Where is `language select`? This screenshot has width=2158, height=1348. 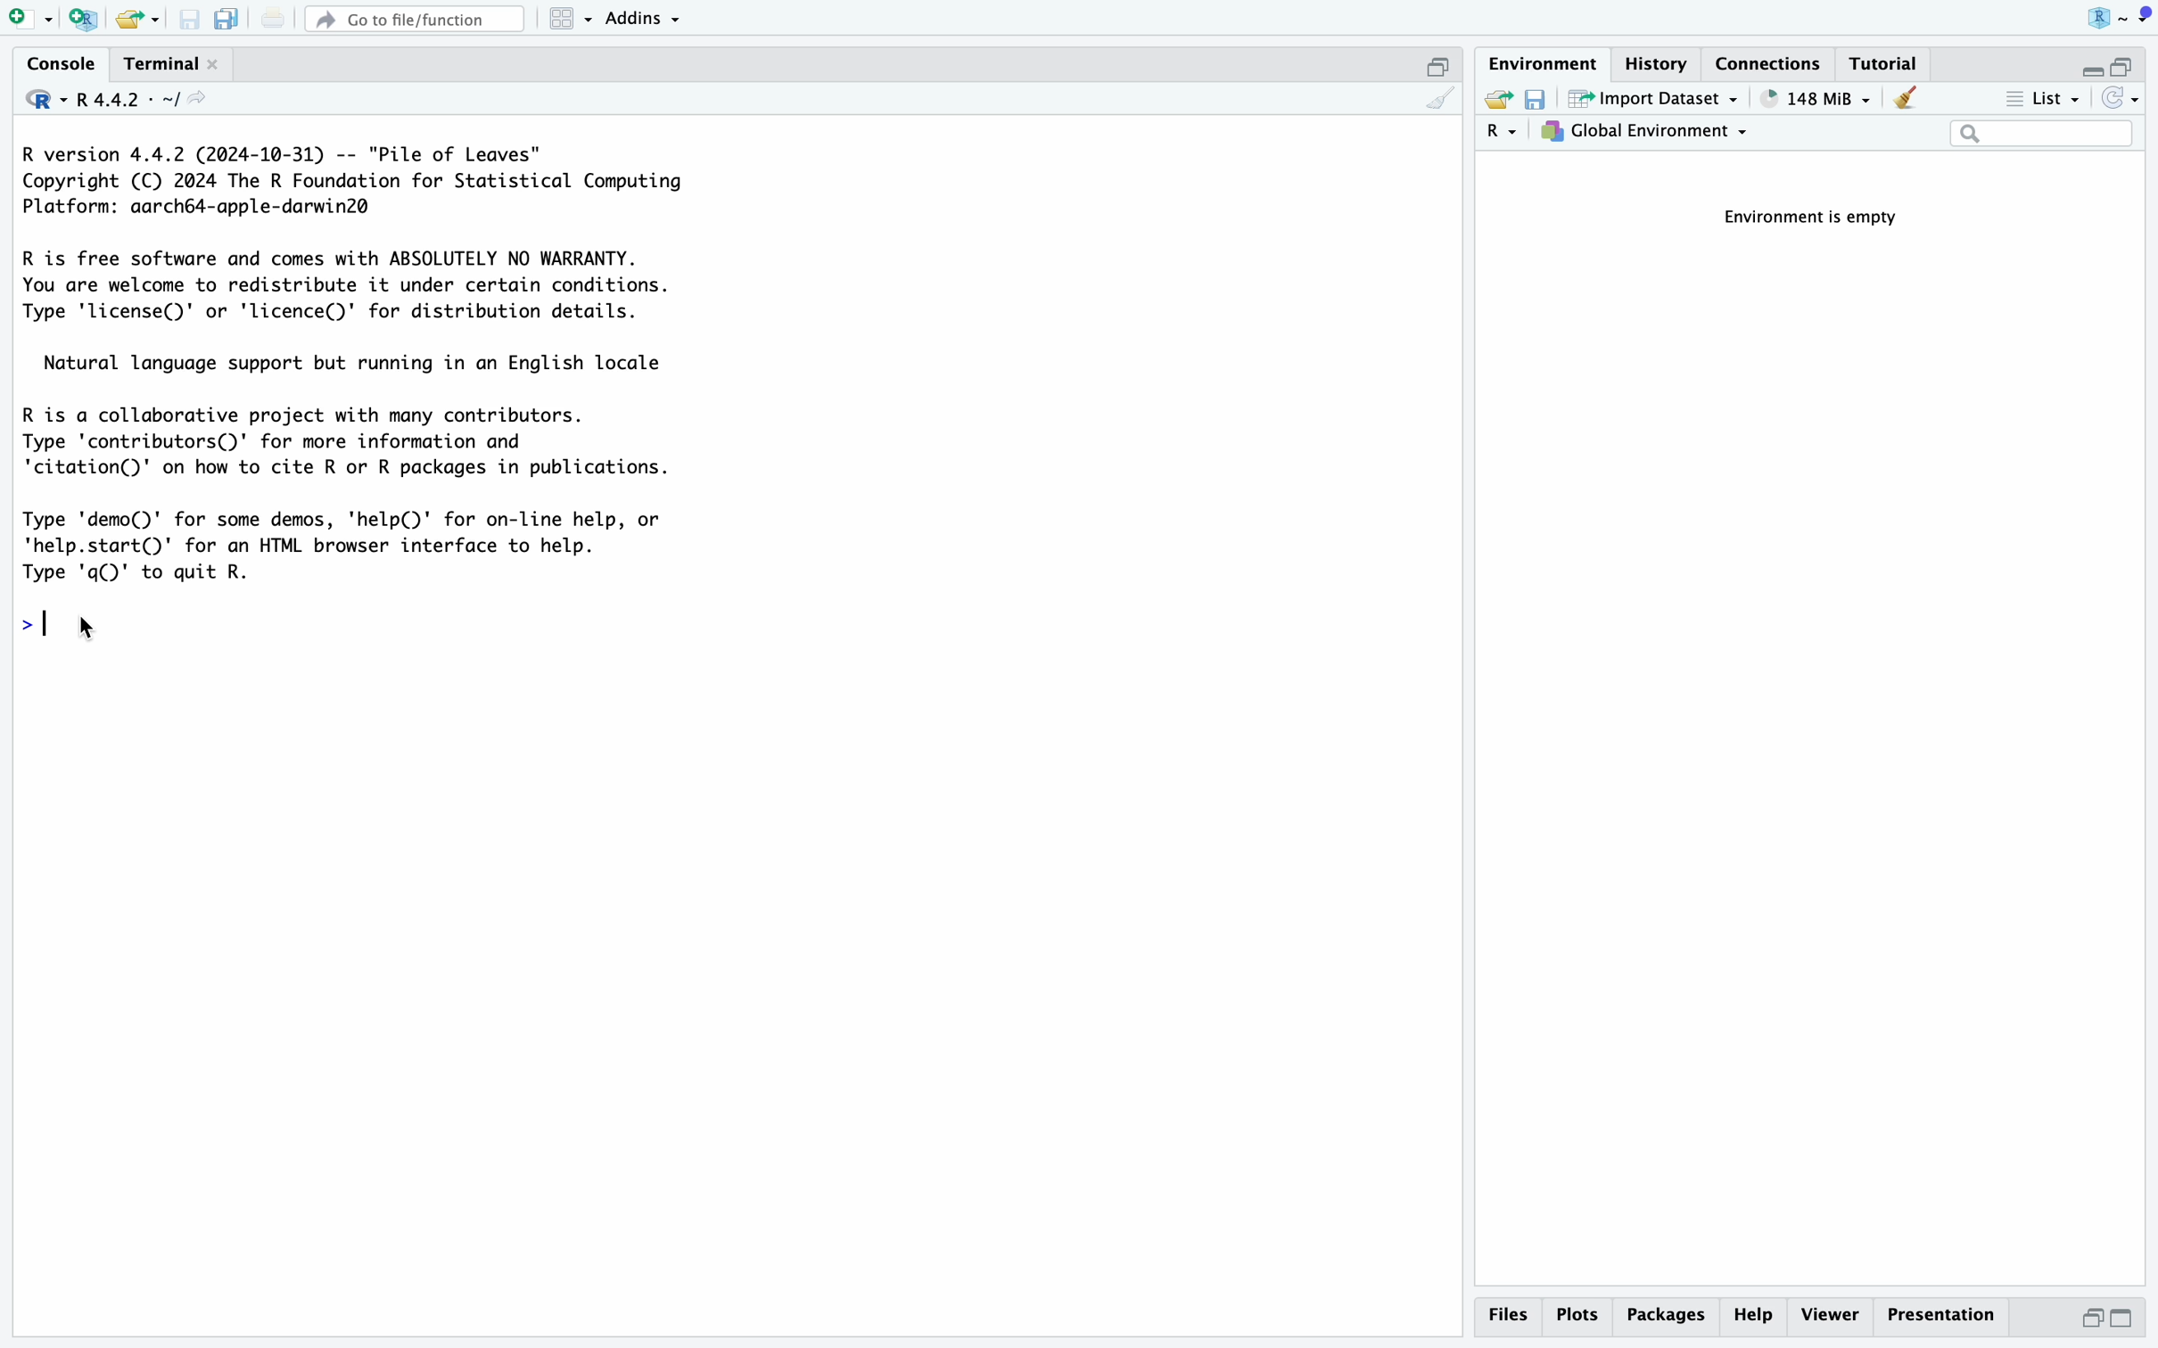 language select is located at coordinates (1503, 134).